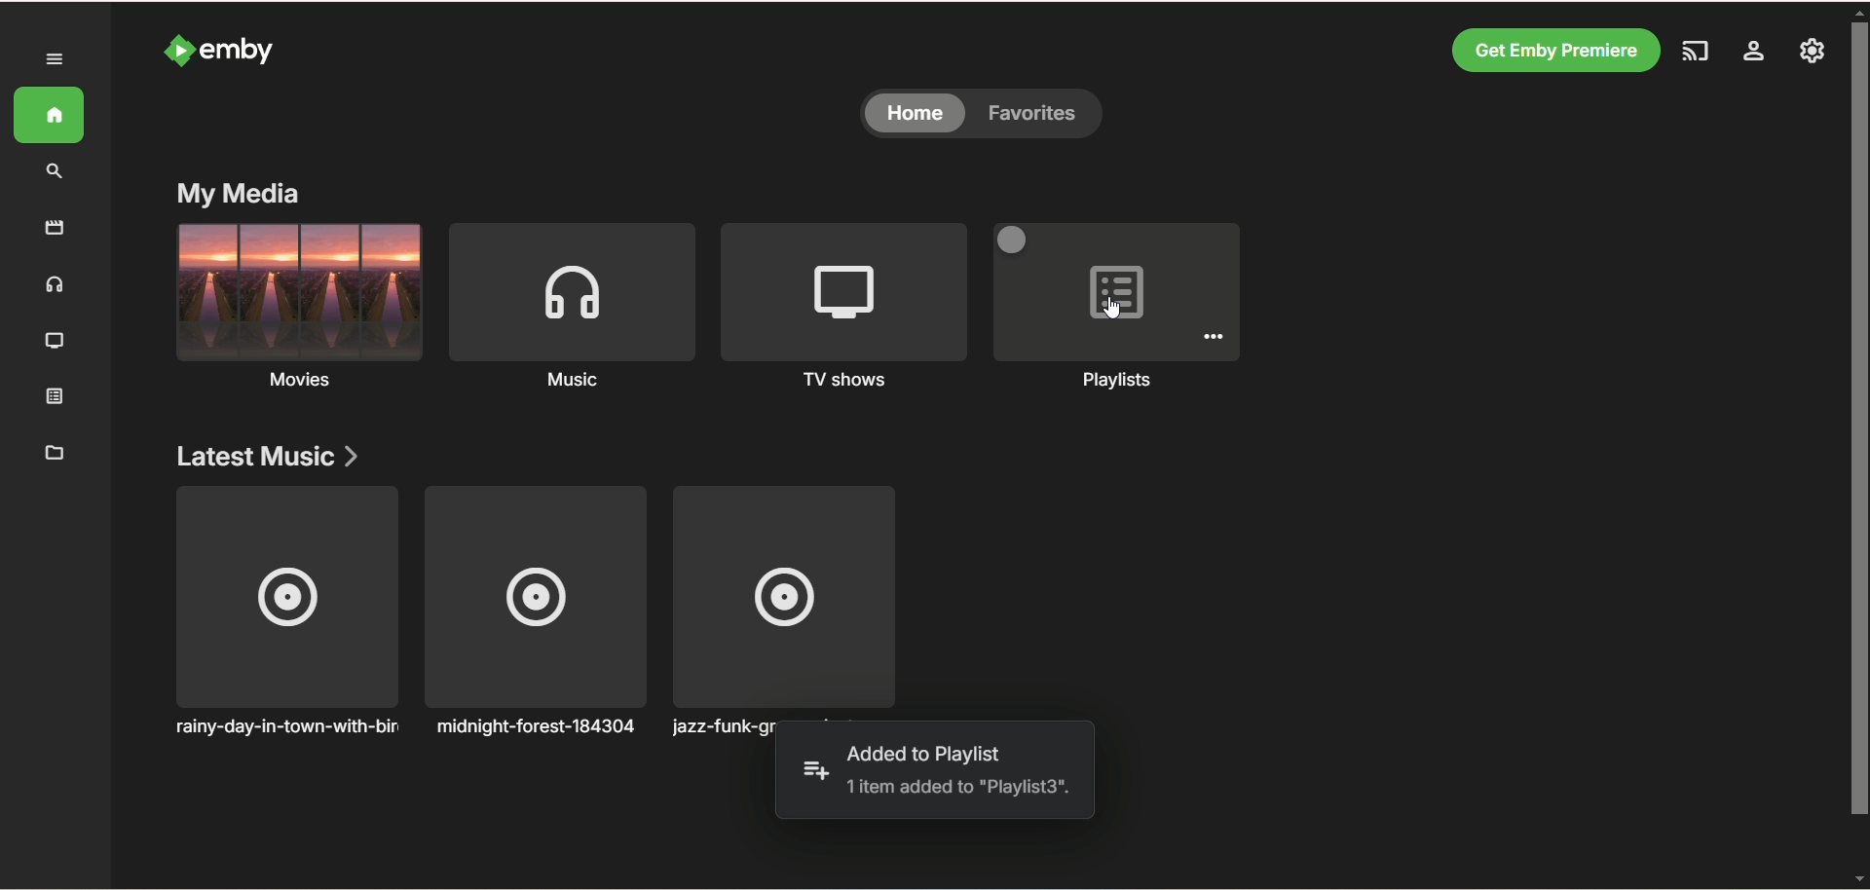 This screenshot has height=890, width=1870. Describe the element at coordinates (1553, 50) in the screenshot. I see `Get emby premiere` at that location.